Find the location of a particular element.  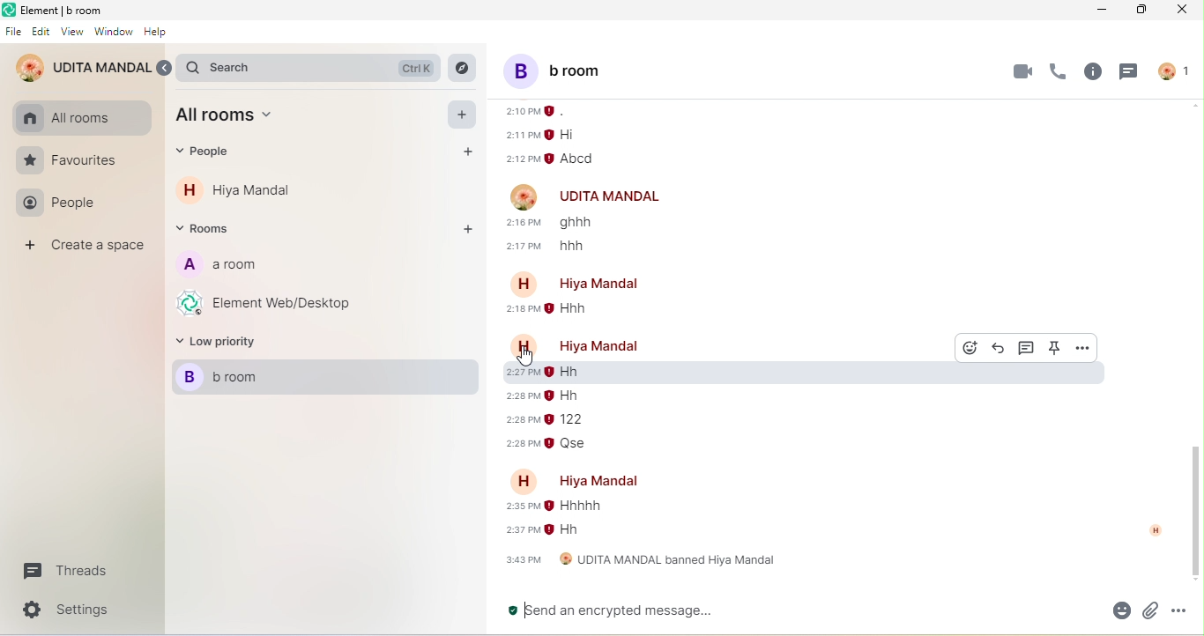

account is located at coordinates (1175, 74).